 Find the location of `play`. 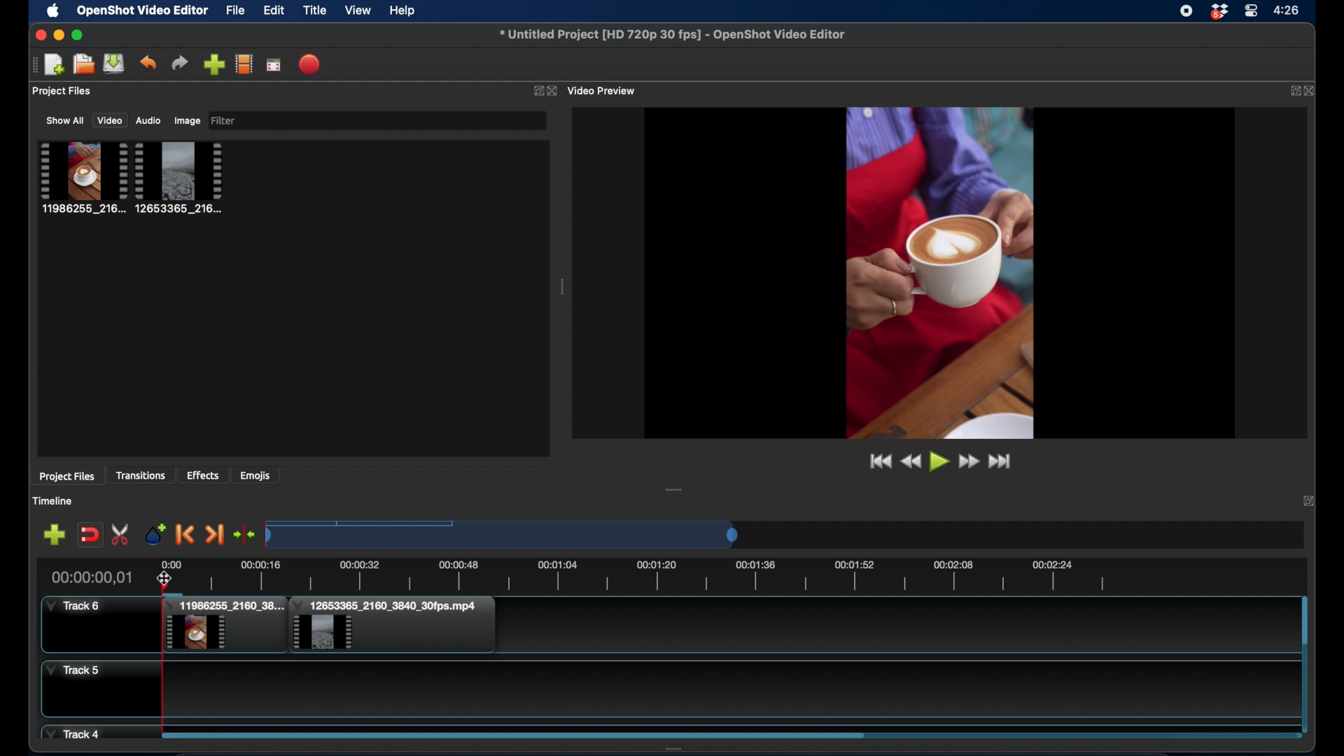

play is located at coordinates (939, 463).